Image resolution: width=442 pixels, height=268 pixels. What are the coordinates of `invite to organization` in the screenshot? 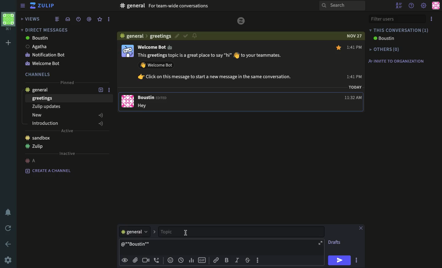 It's located at (395, 60).